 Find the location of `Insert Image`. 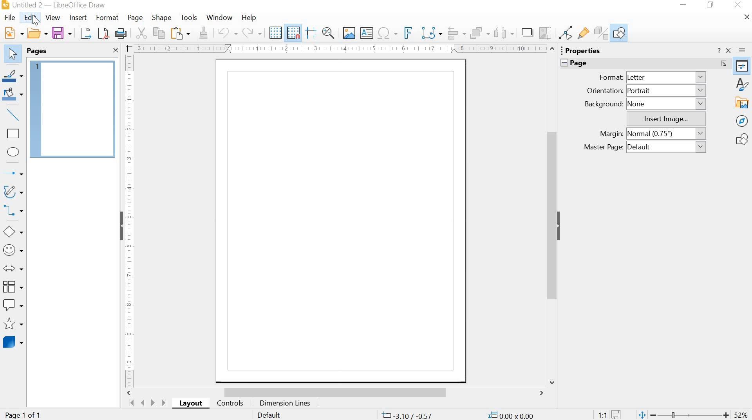

Insert Image is located at coordinates (349, 33).